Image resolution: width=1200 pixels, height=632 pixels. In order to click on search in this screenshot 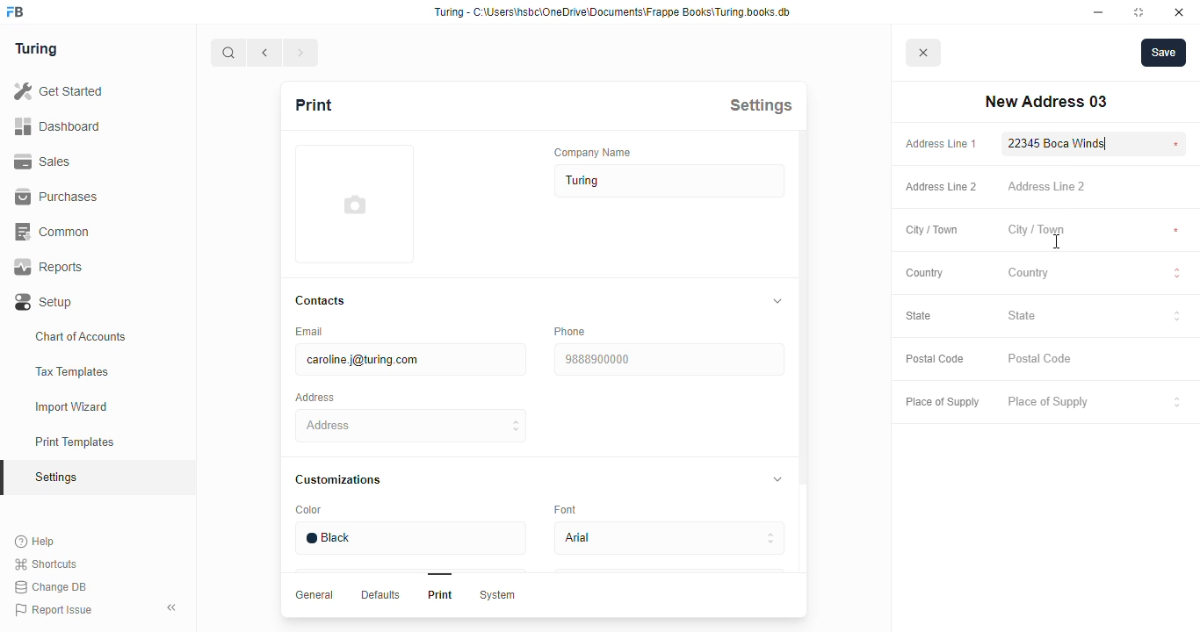, I will do `click(228, 53)`.